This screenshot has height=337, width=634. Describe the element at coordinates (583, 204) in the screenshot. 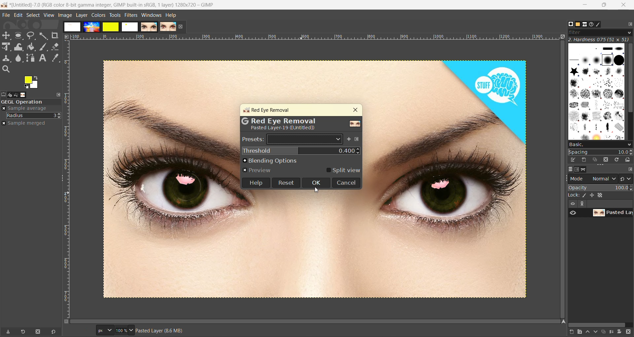

I see `expand` at that location.